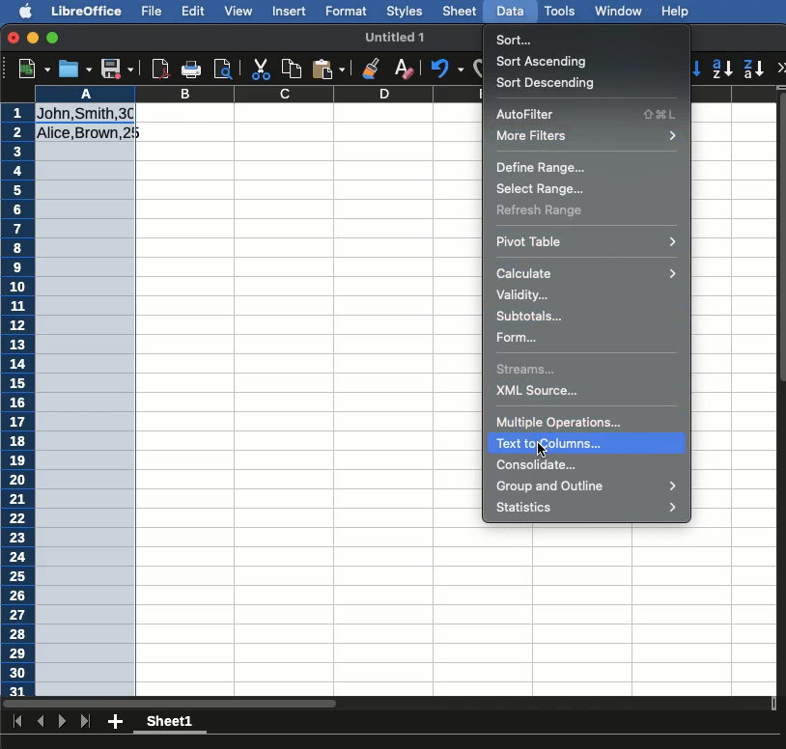 This screenshot has width=786, height=749. I want to click on Format, so click(348, 13).